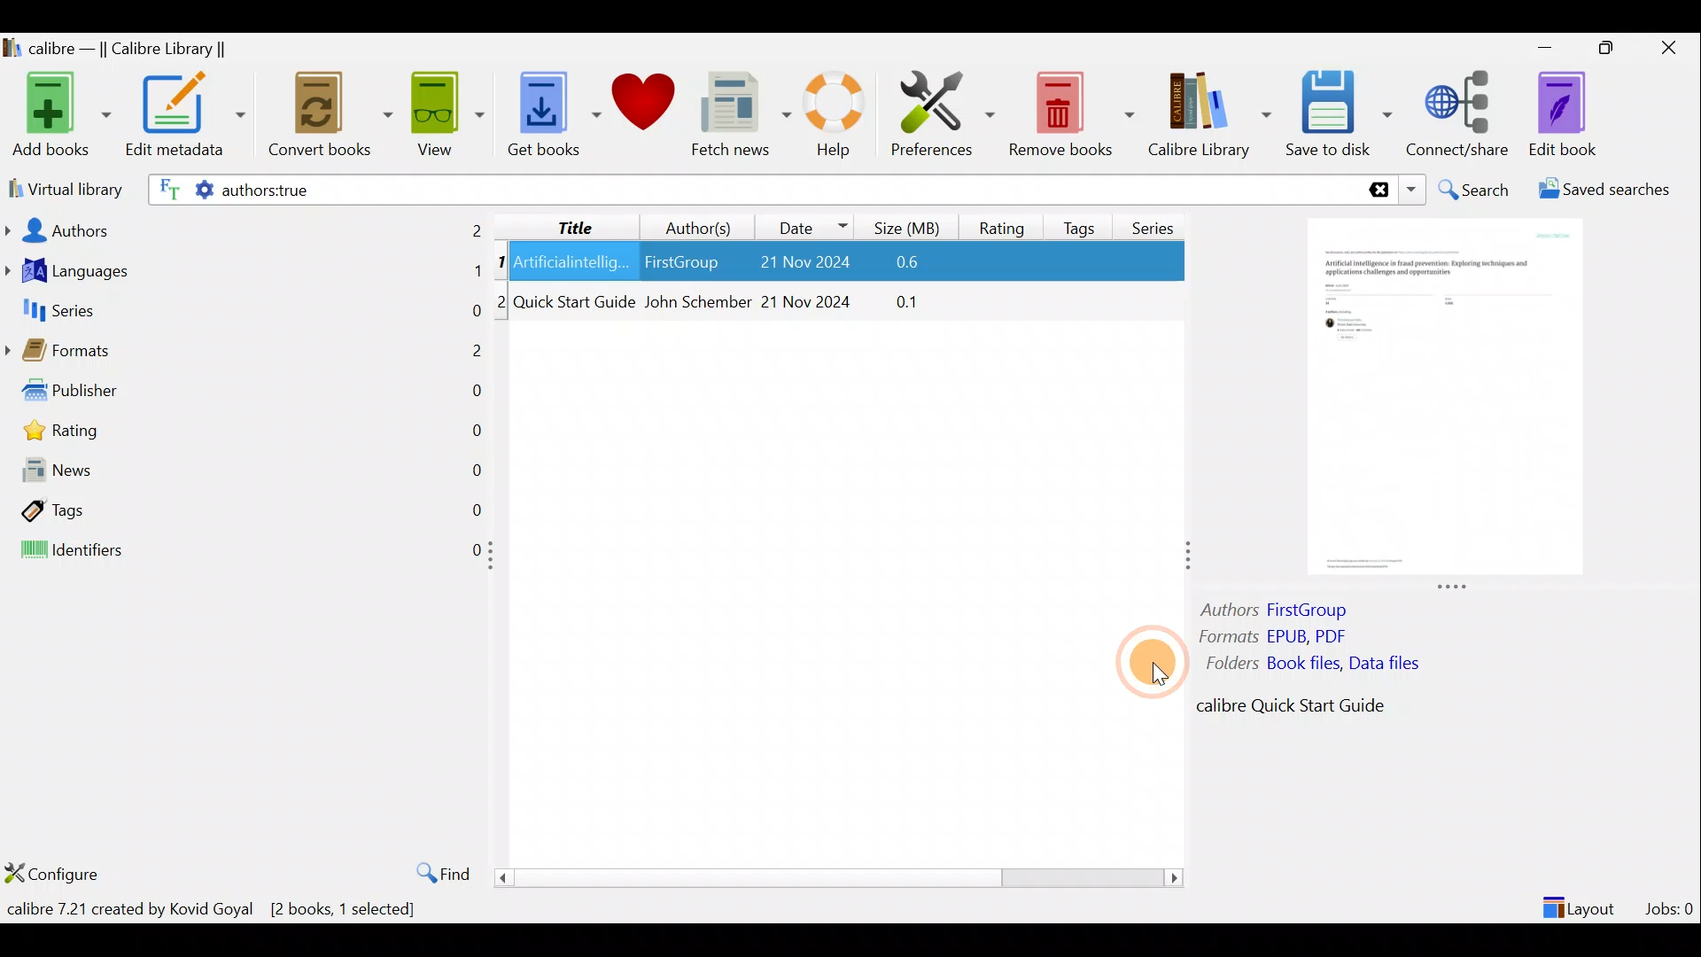  What do you see at coordinates (796, 264) in the screenshot?
I see `28 Nov 2024` at bounding box center [796, 264].